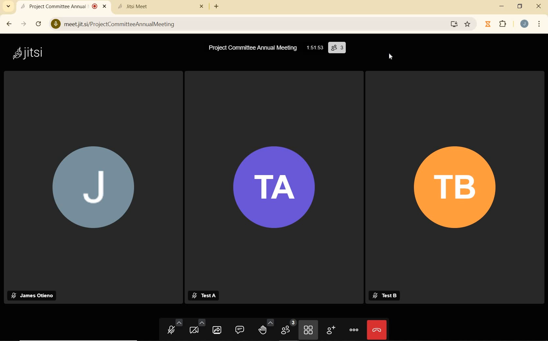  What do you see at coordinates (54, 25) in the screenshot?
I see `Microphone` at bounding box center [54, 25].